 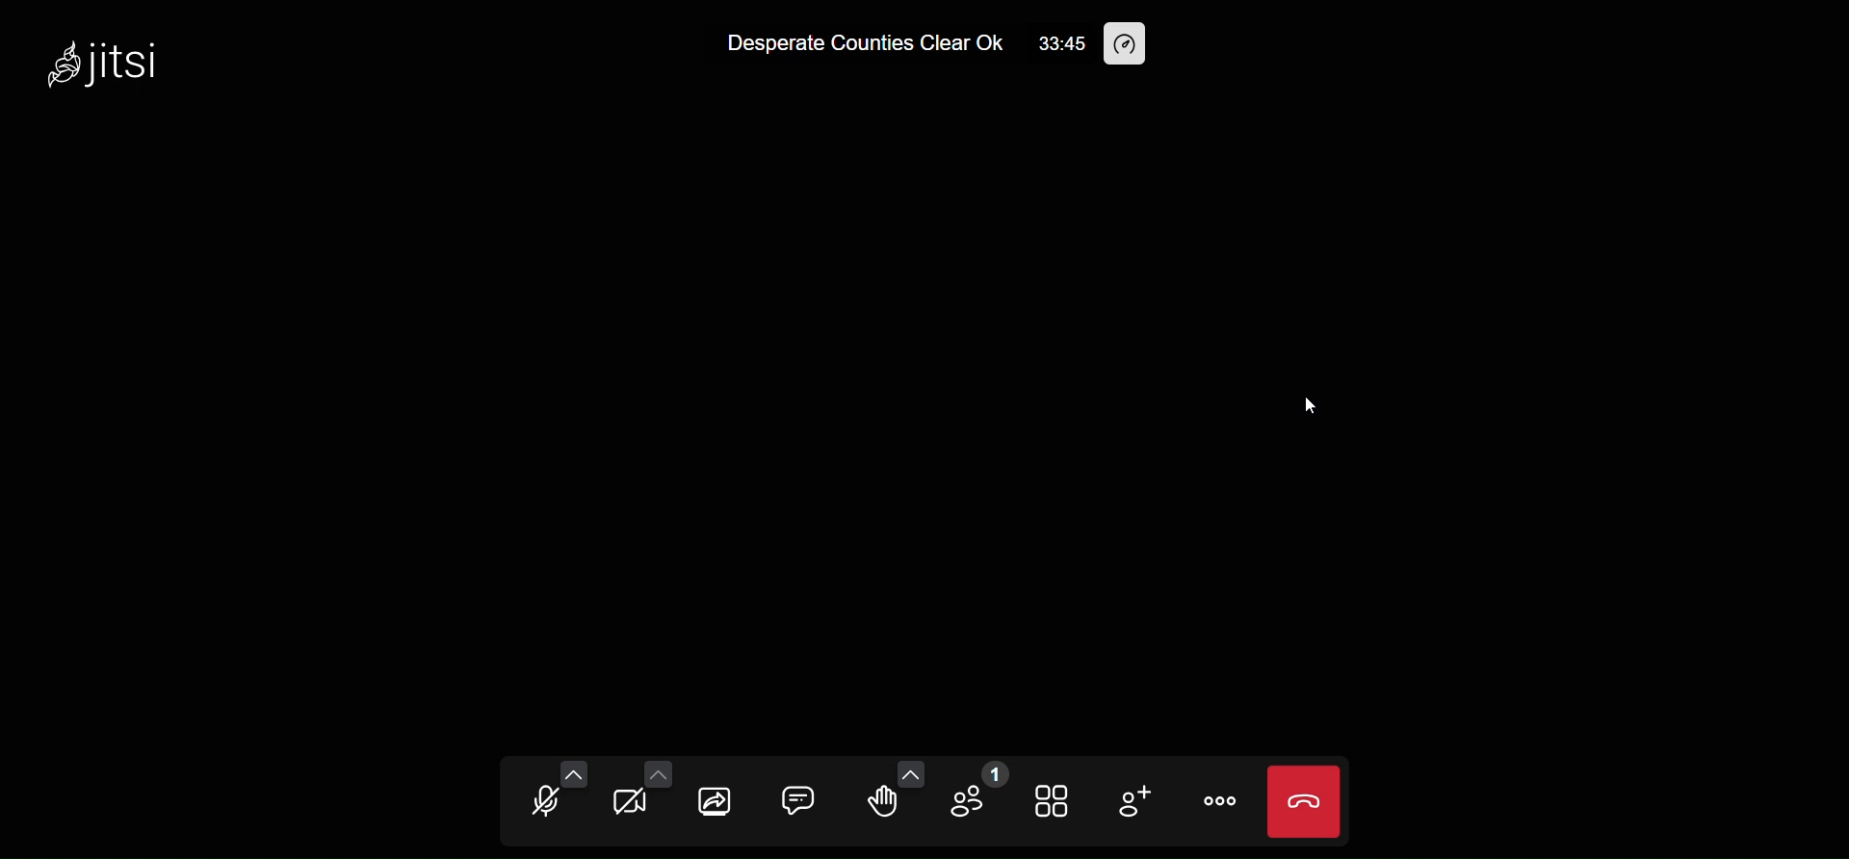 I want to click on raise hand, so click(x=882, y=802).